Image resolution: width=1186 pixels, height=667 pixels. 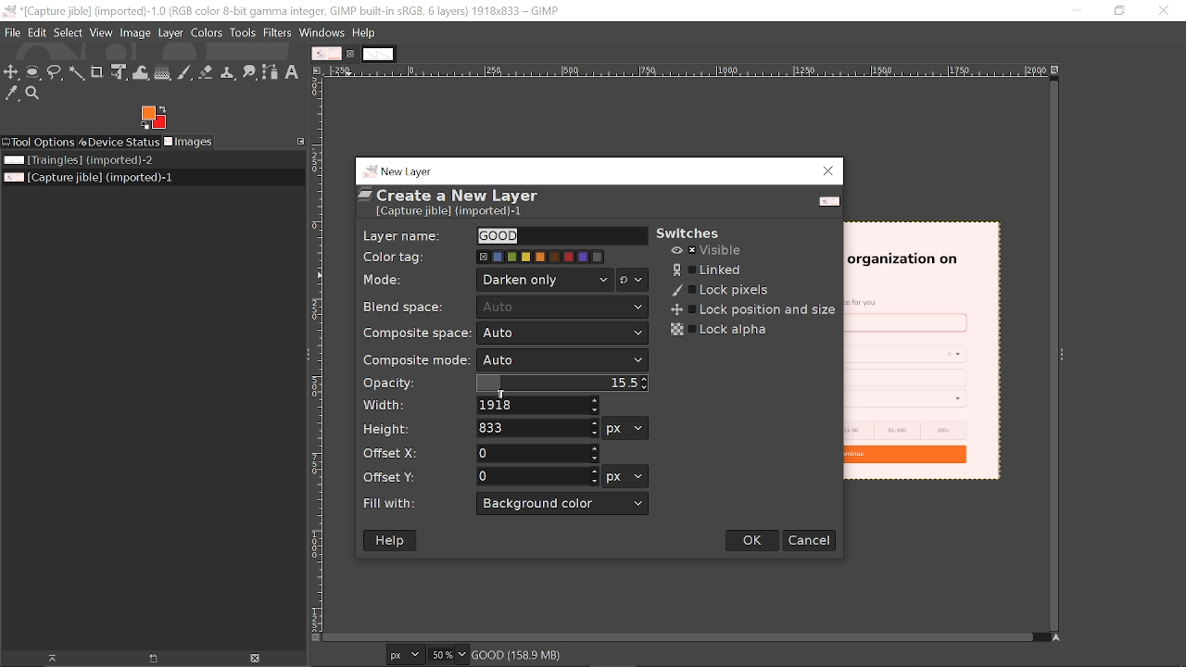 I want to click on Composite mode, so click(x=563, y=361).